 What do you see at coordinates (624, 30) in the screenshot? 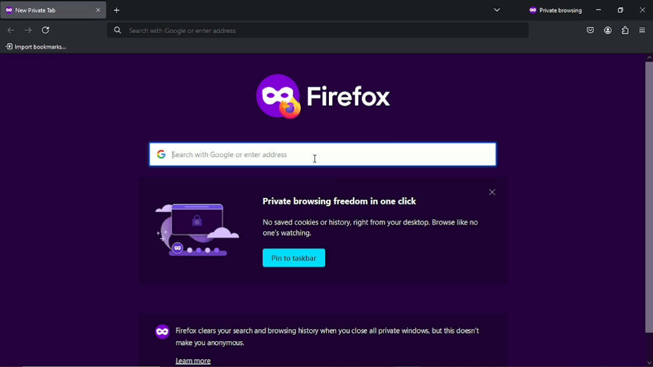
I see `extensions` at bounding box center [624, 30].